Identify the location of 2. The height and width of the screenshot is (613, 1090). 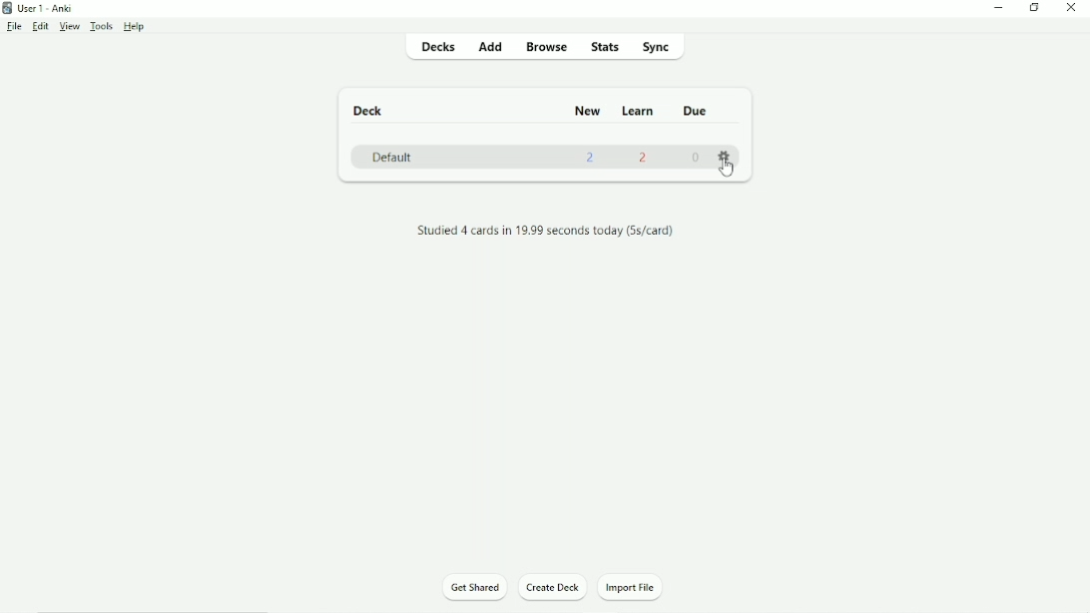
(591, 160).